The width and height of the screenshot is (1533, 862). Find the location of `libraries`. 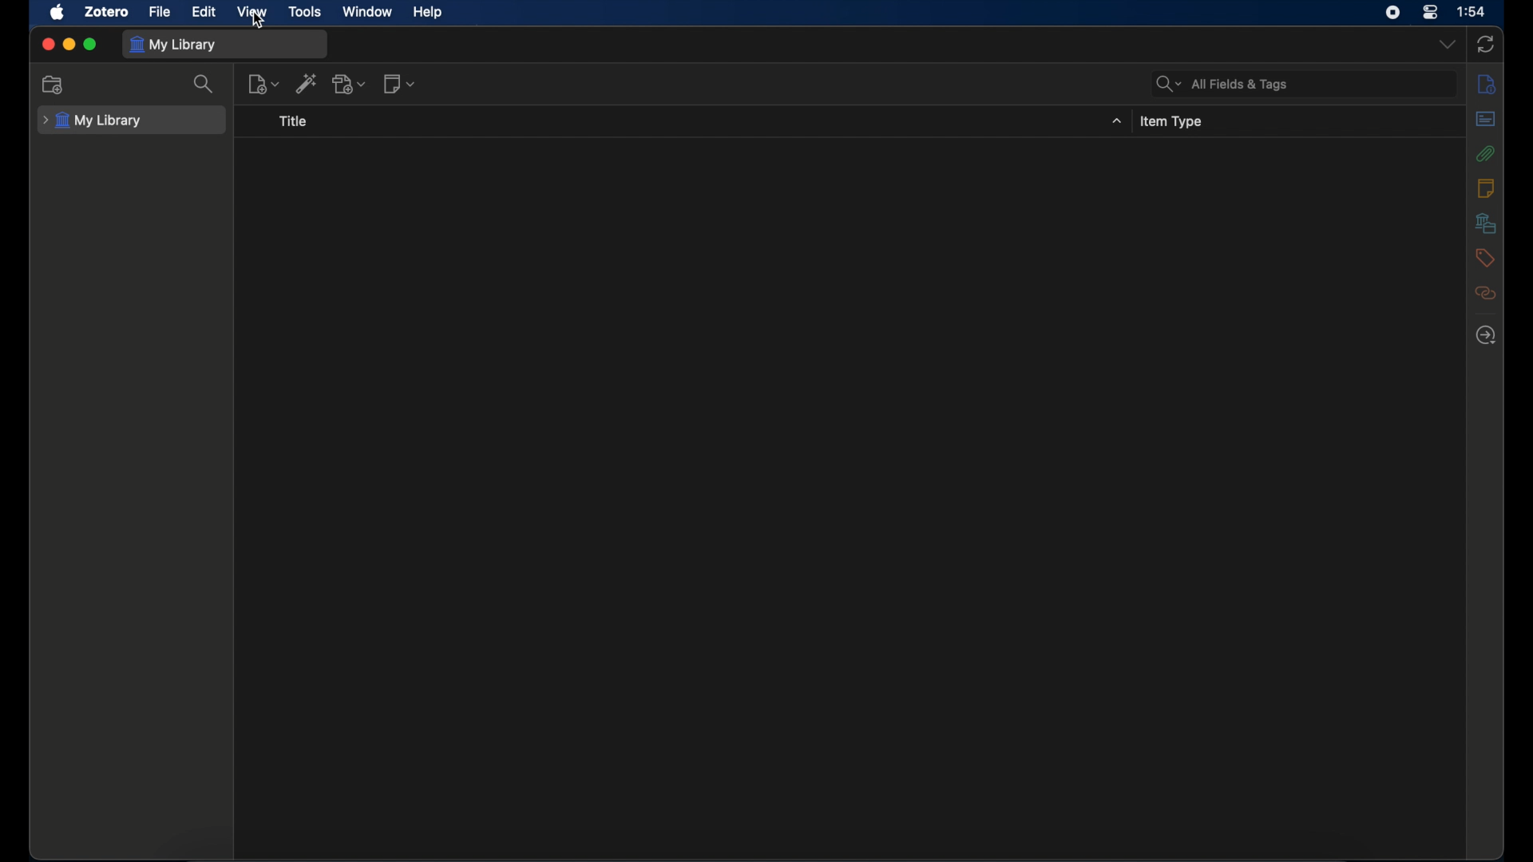

libraries is located at coordinates (1485, 223).